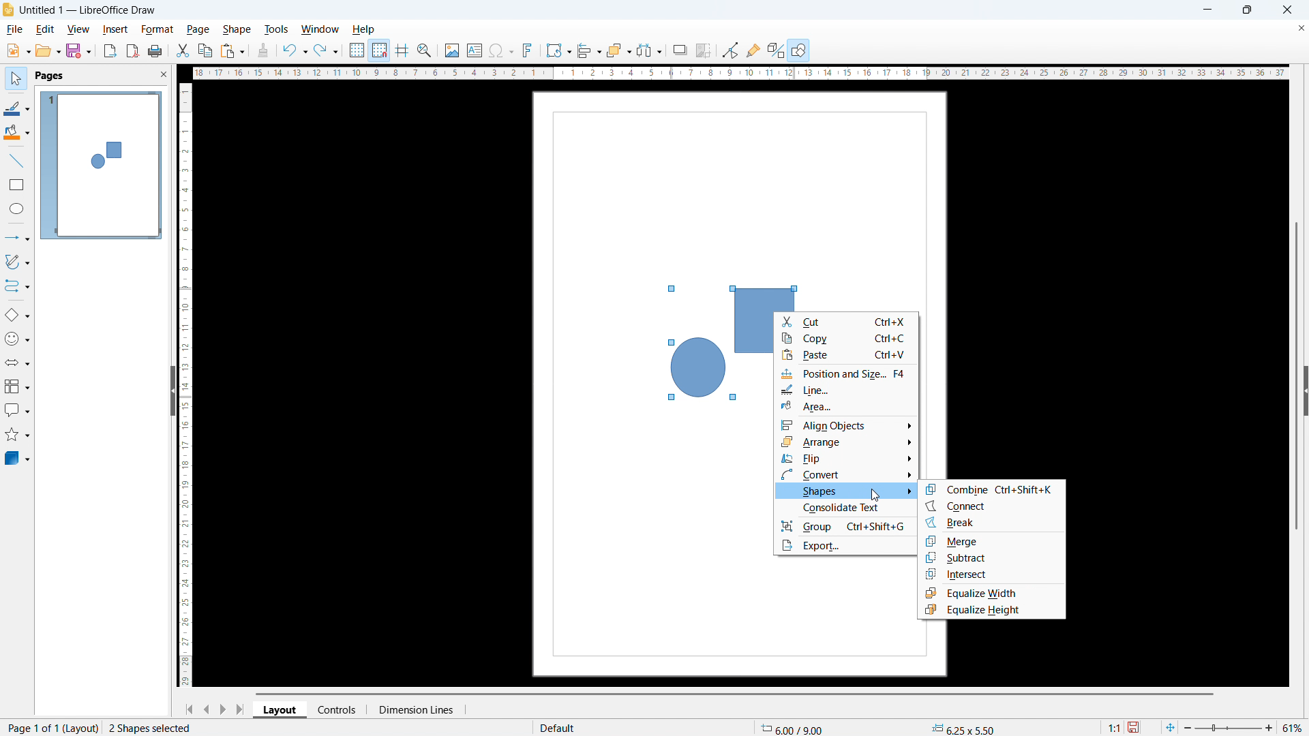  I want to click on paste, so click(846, 354).